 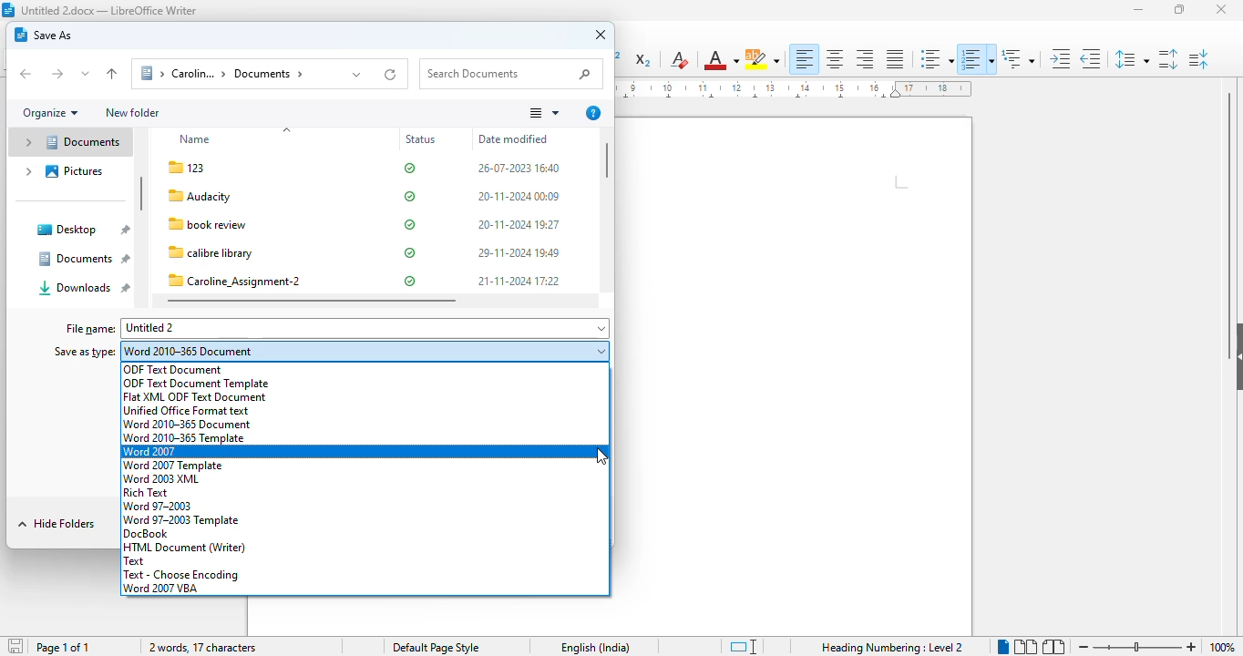 I want to click on vertical scroll bar, so click(x=141, y=194).